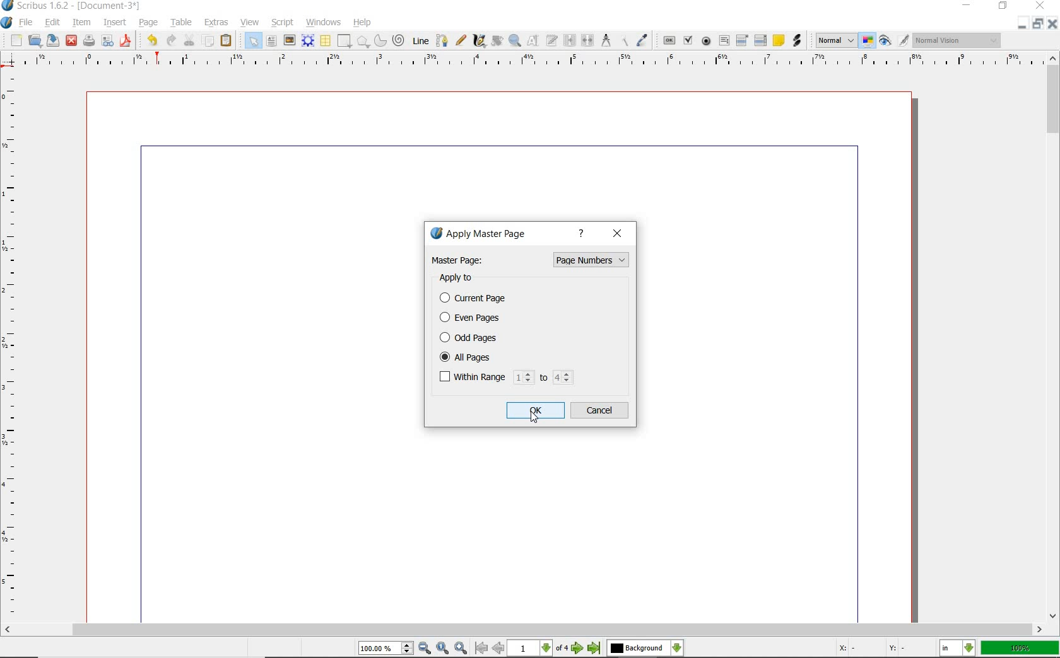  I want to click on windows, so click(324, 22).